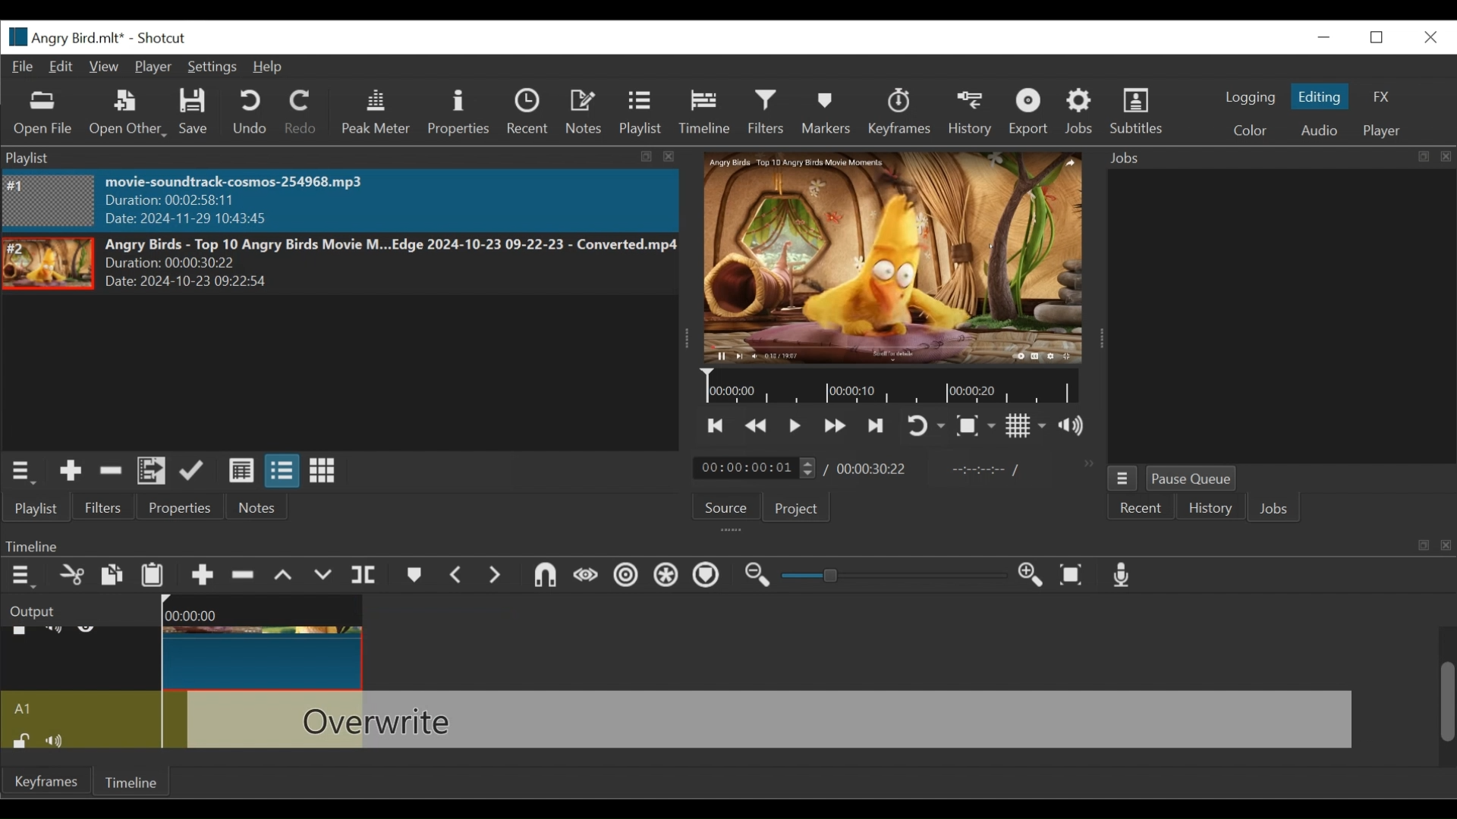 The height and width of the screenshot is (819, 1457). Describe the element at coordinates (895, 577) in the screenshot. I see `Slider` at that location.